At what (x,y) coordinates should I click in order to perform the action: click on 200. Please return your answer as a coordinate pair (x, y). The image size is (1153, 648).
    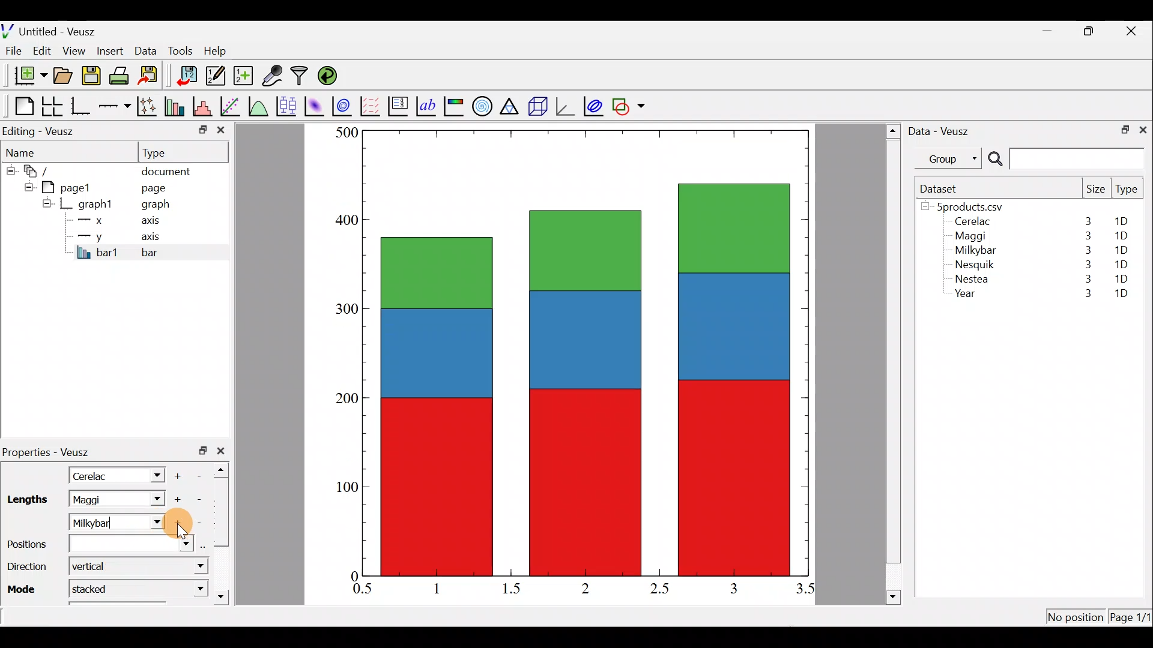
    Looking at the image, I should click on (347, 400).